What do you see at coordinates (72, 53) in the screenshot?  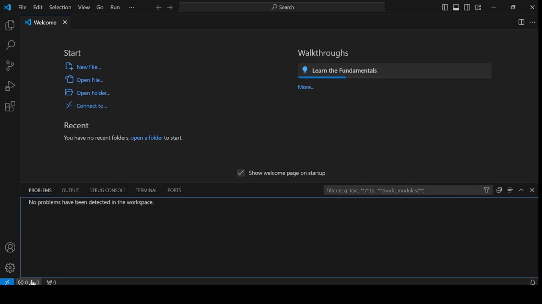 I see `start` at bounding box center [72, 53].